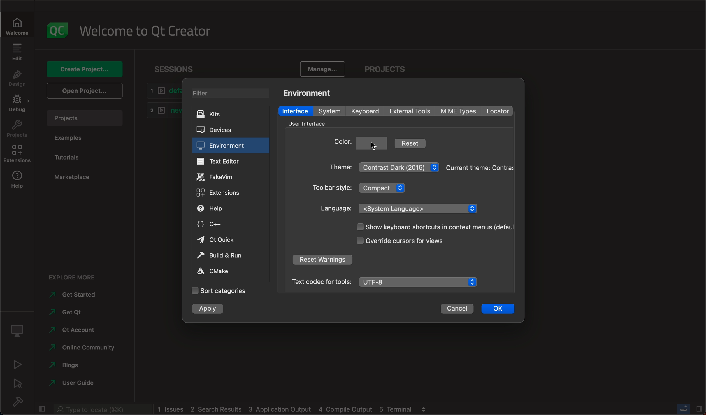 This screenshot has width=706, height=415. What do you see at coordinates (226, 209) in the screenshot?
I see `help` at bounding box center [226, 209].